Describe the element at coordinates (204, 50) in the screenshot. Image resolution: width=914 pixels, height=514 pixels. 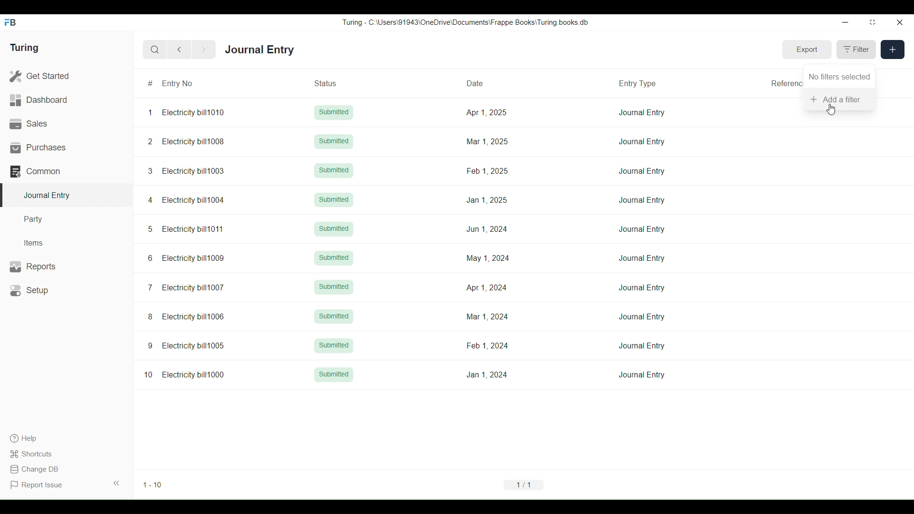
I see `Next` at that location.